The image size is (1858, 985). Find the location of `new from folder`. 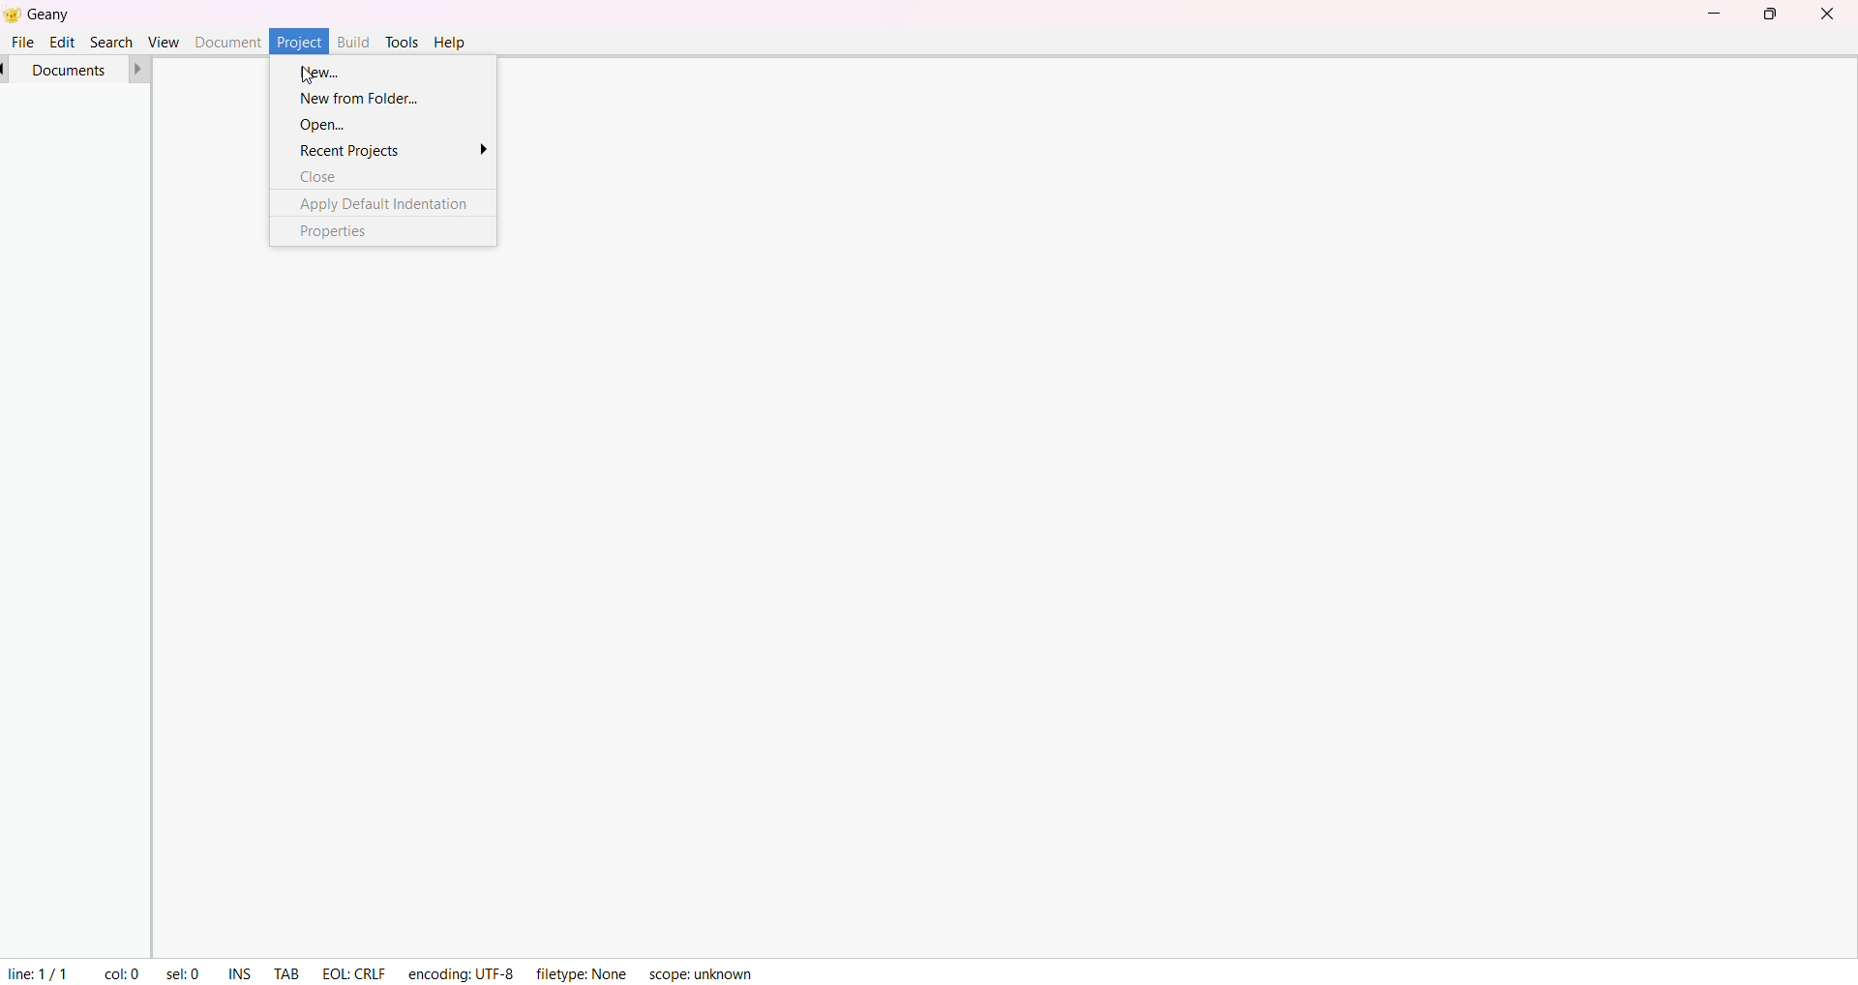

new from folder is located at coordinates (362, 99).